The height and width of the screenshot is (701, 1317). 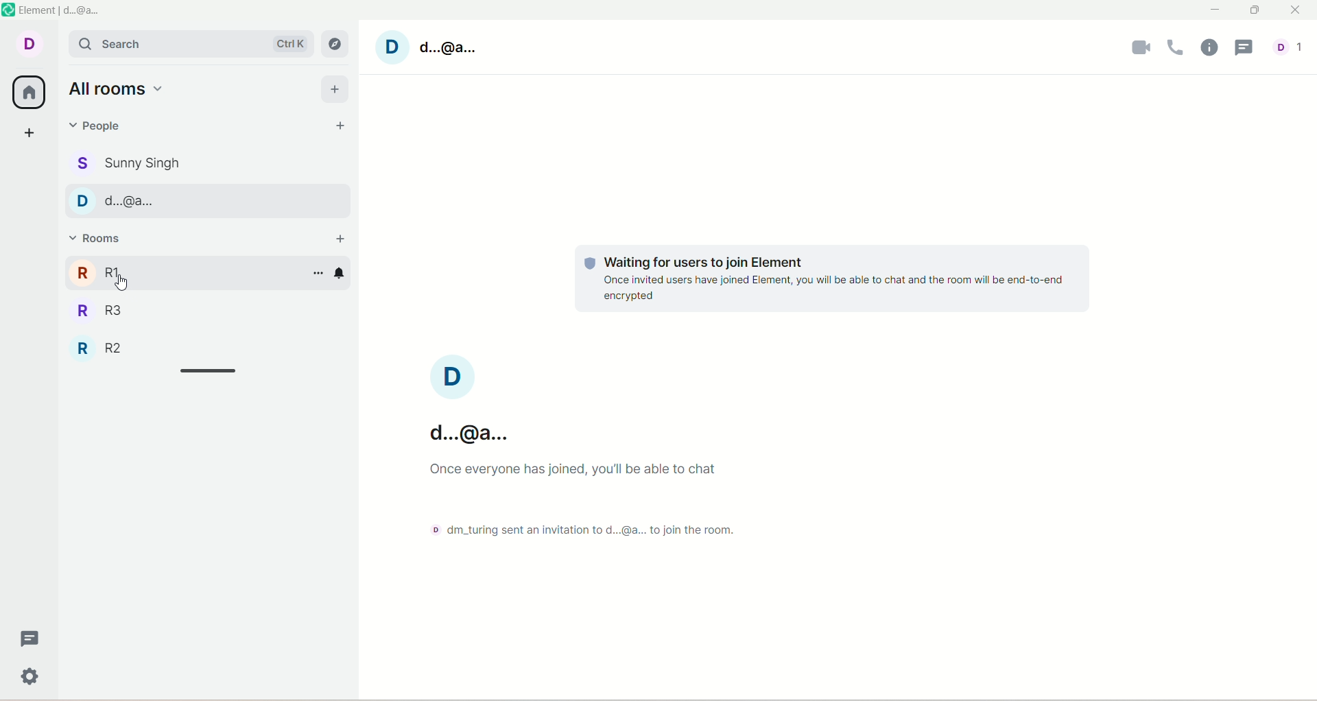 What do you see at coordinates (1244, 47) in the screenshot?
I see `threads` at bounding box center [1244, 47].